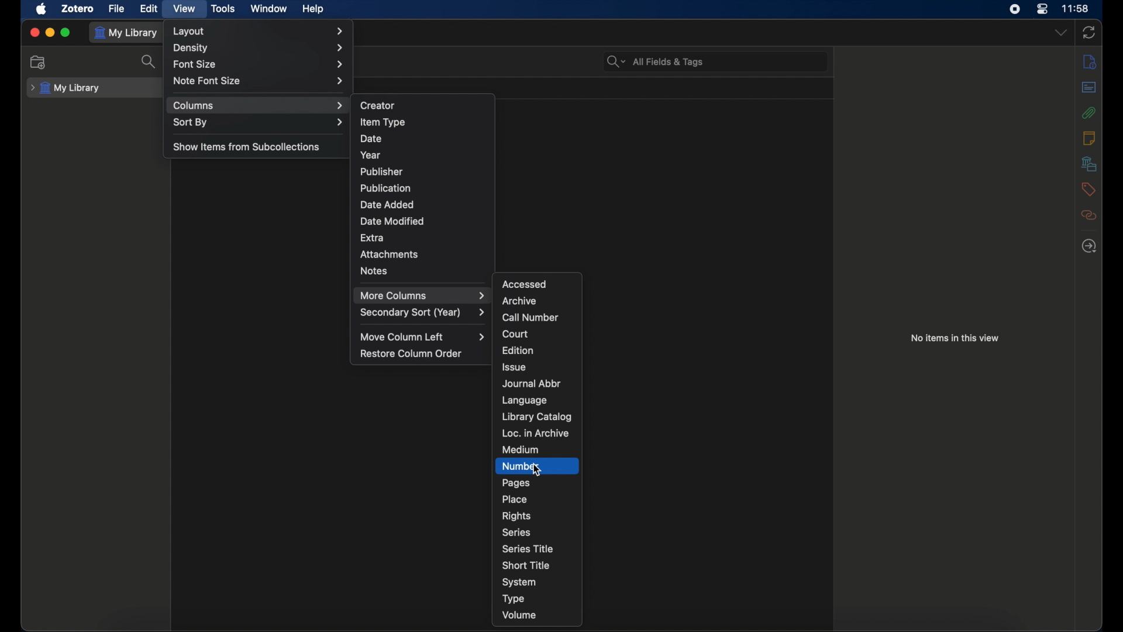 This screenshot has width=1123, height=632. What do you see at coordinates (516, 533) in the screenshot?
I see `series` at bounding box center [516, 533].